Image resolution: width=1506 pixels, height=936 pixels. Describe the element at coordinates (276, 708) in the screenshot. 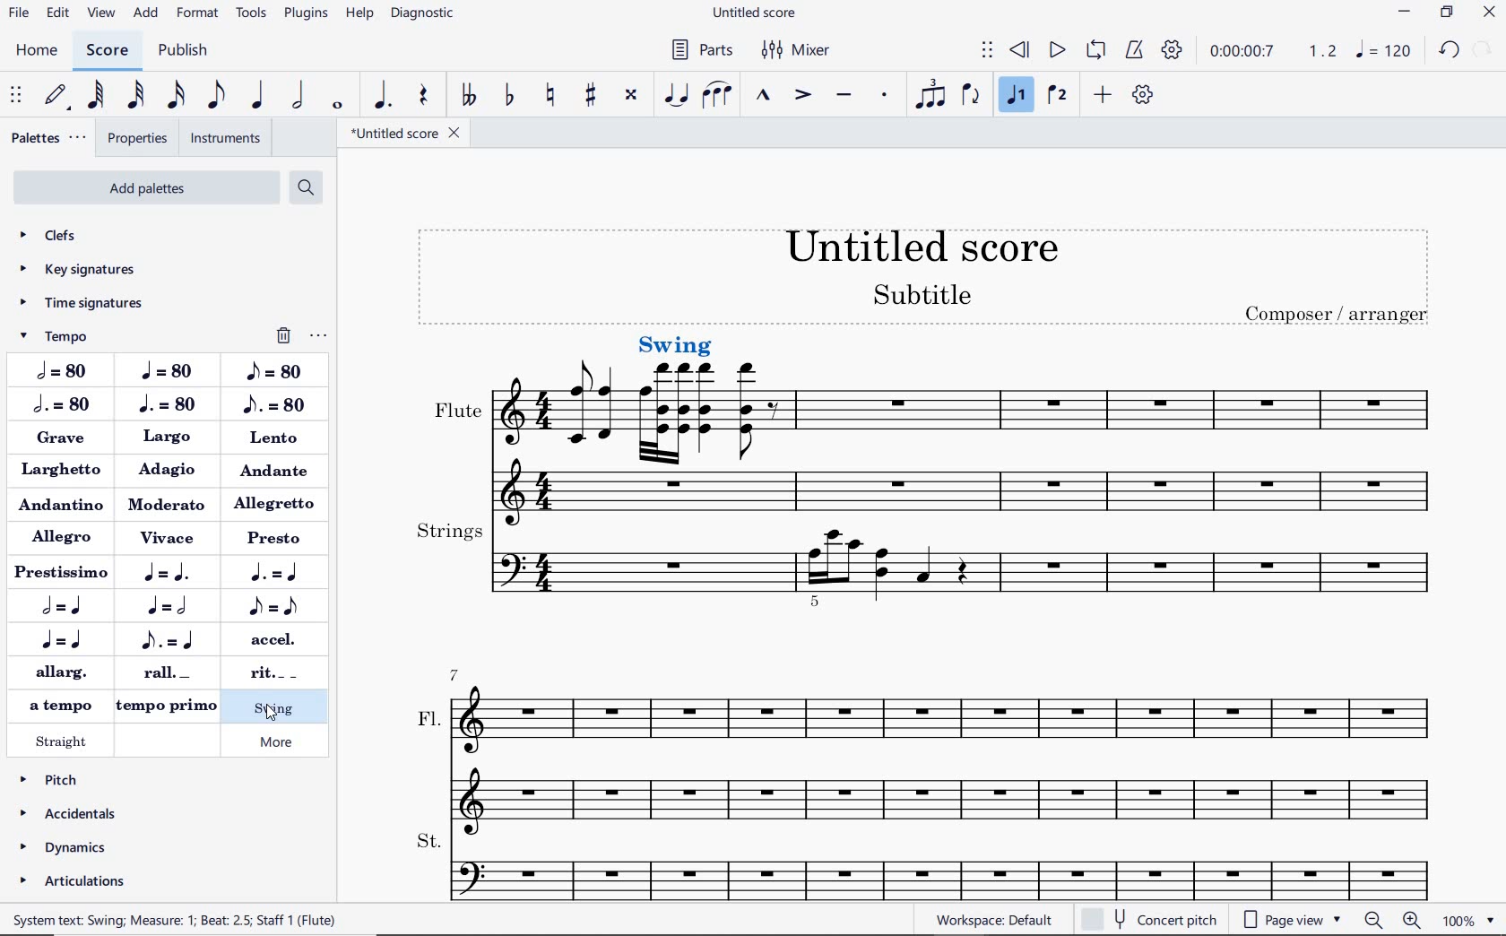

I see `SWING` at that location.